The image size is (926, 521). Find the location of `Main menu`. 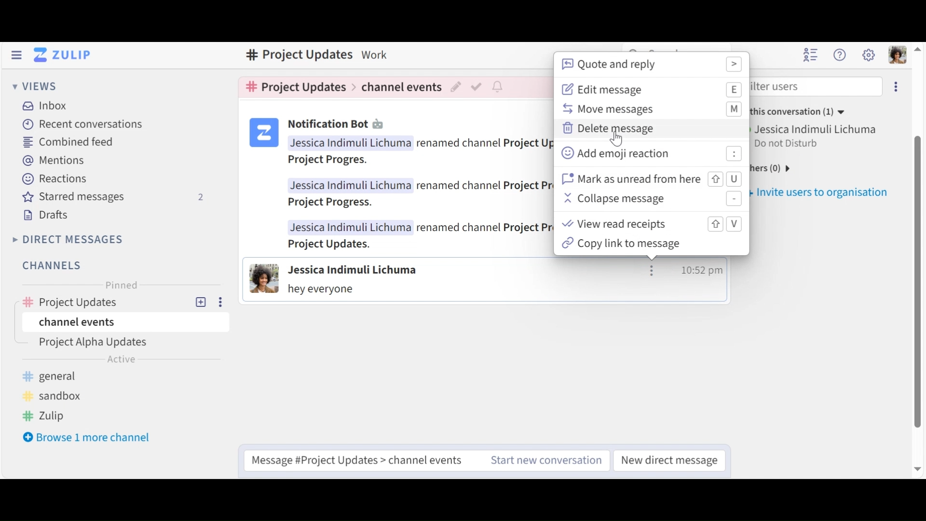

Main menu is located at coordinates (870, 56).